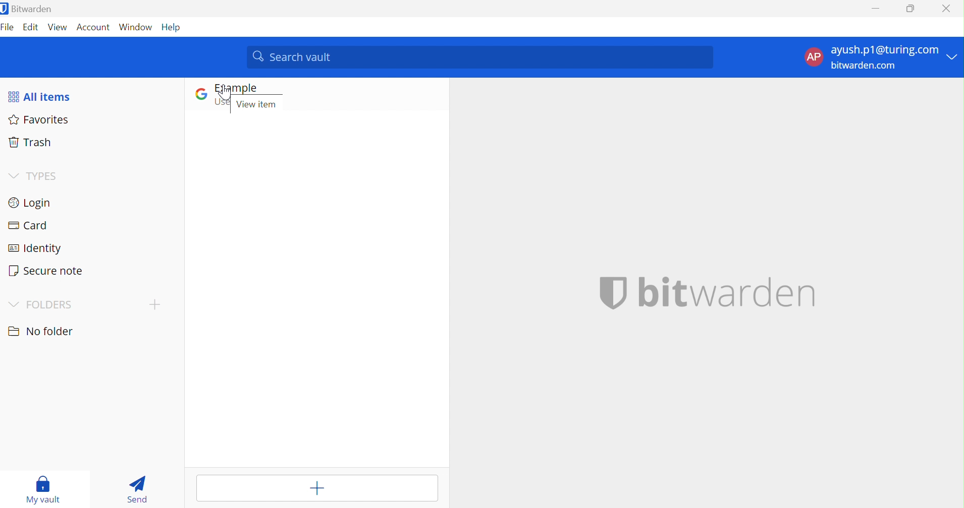 Image resolution: width=964 pixels, height=508 pixels. Describe the element at coordinates (728, 293) in the screenshot. I see `bitwarden ` at that location.